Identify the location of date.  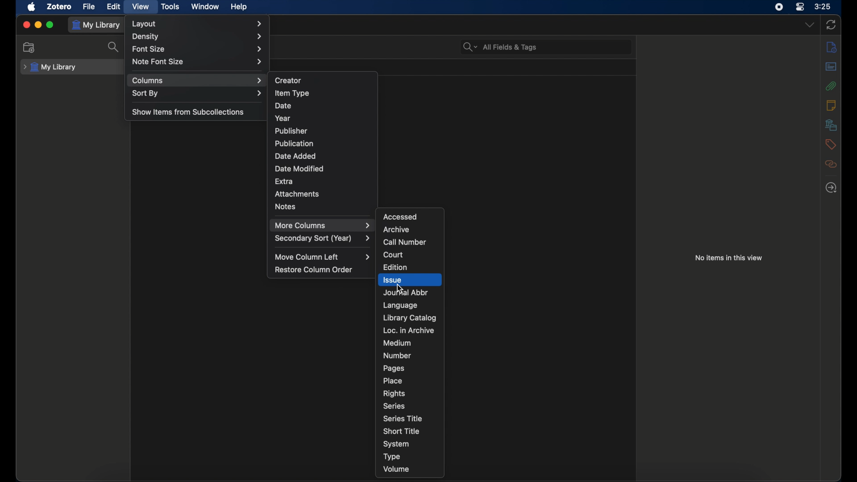
(284, 106).